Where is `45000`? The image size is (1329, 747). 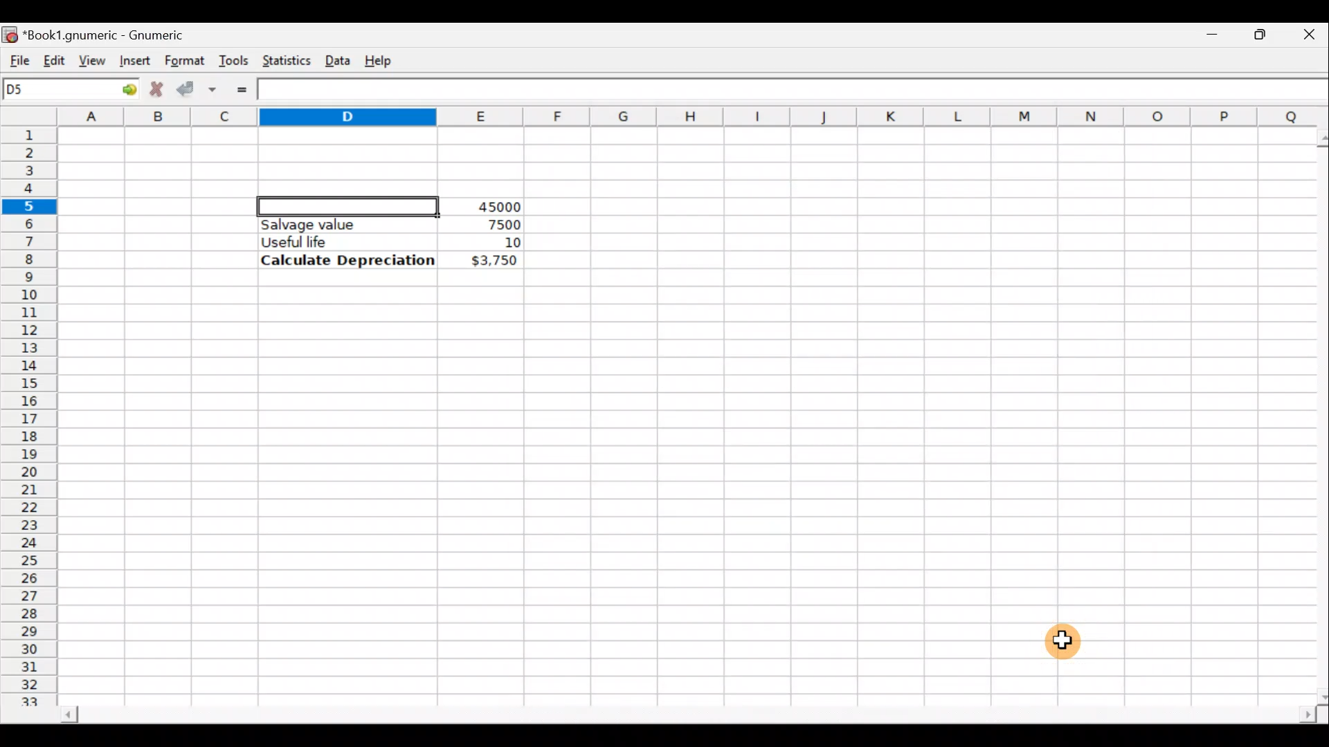 45000 is located at coordinates (494, 207).